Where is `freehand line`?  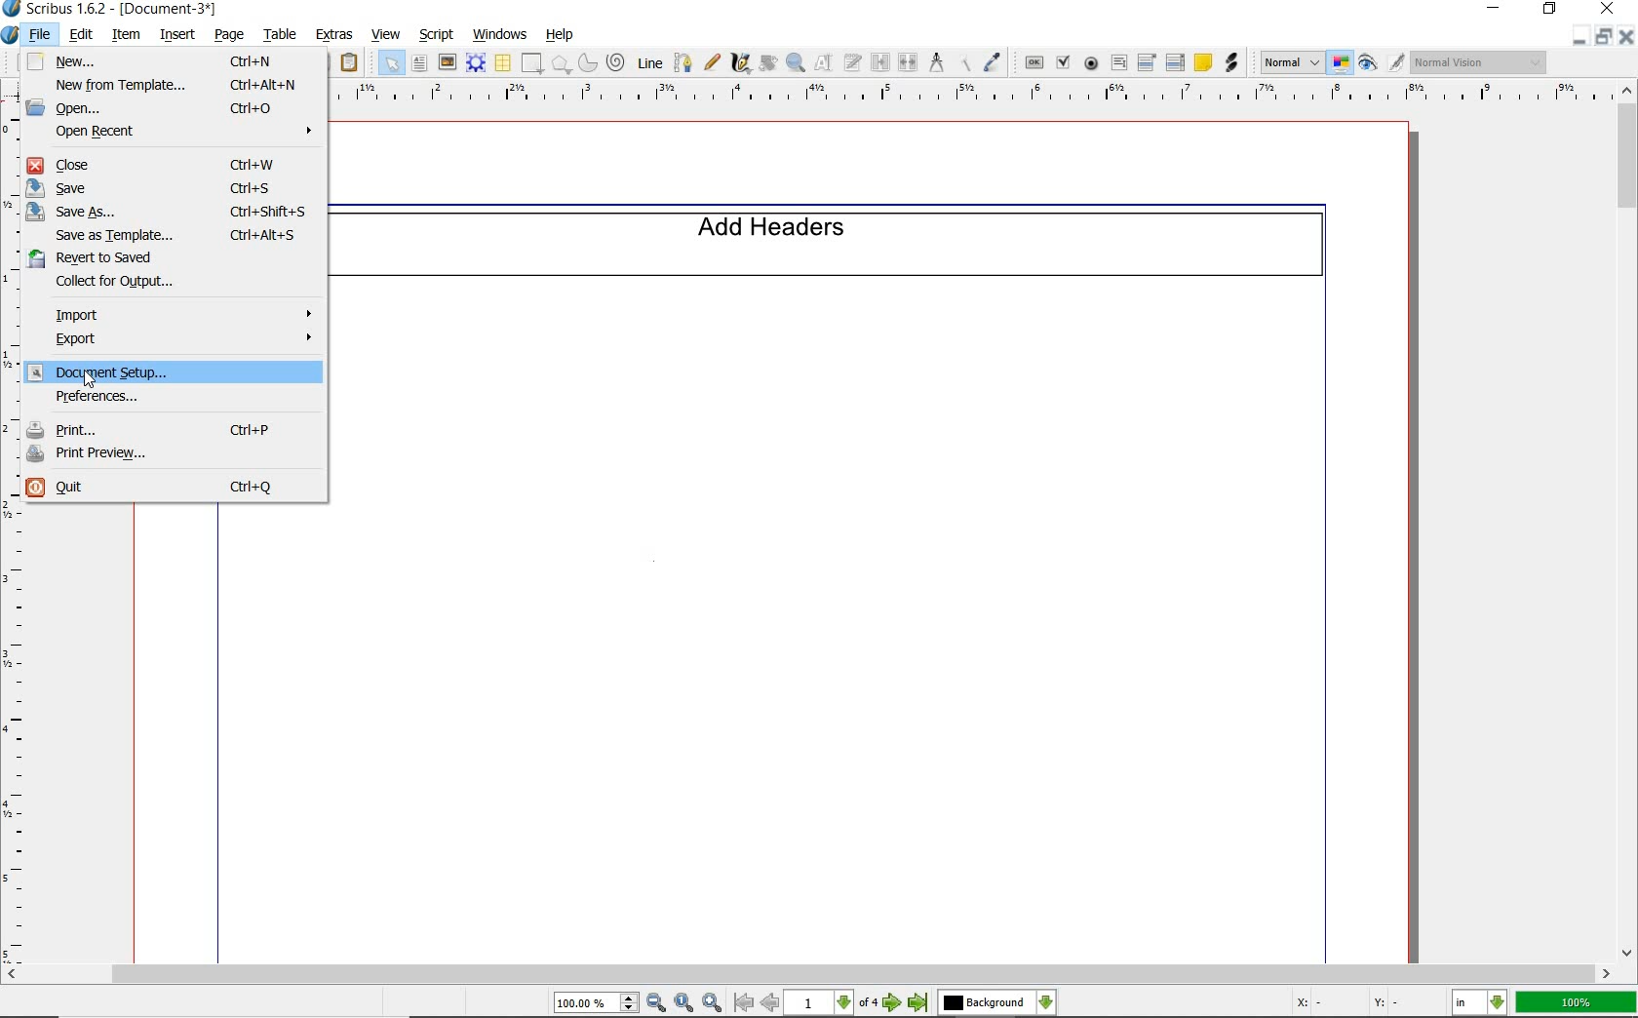 freehand line is located at coordinates (713, 63).